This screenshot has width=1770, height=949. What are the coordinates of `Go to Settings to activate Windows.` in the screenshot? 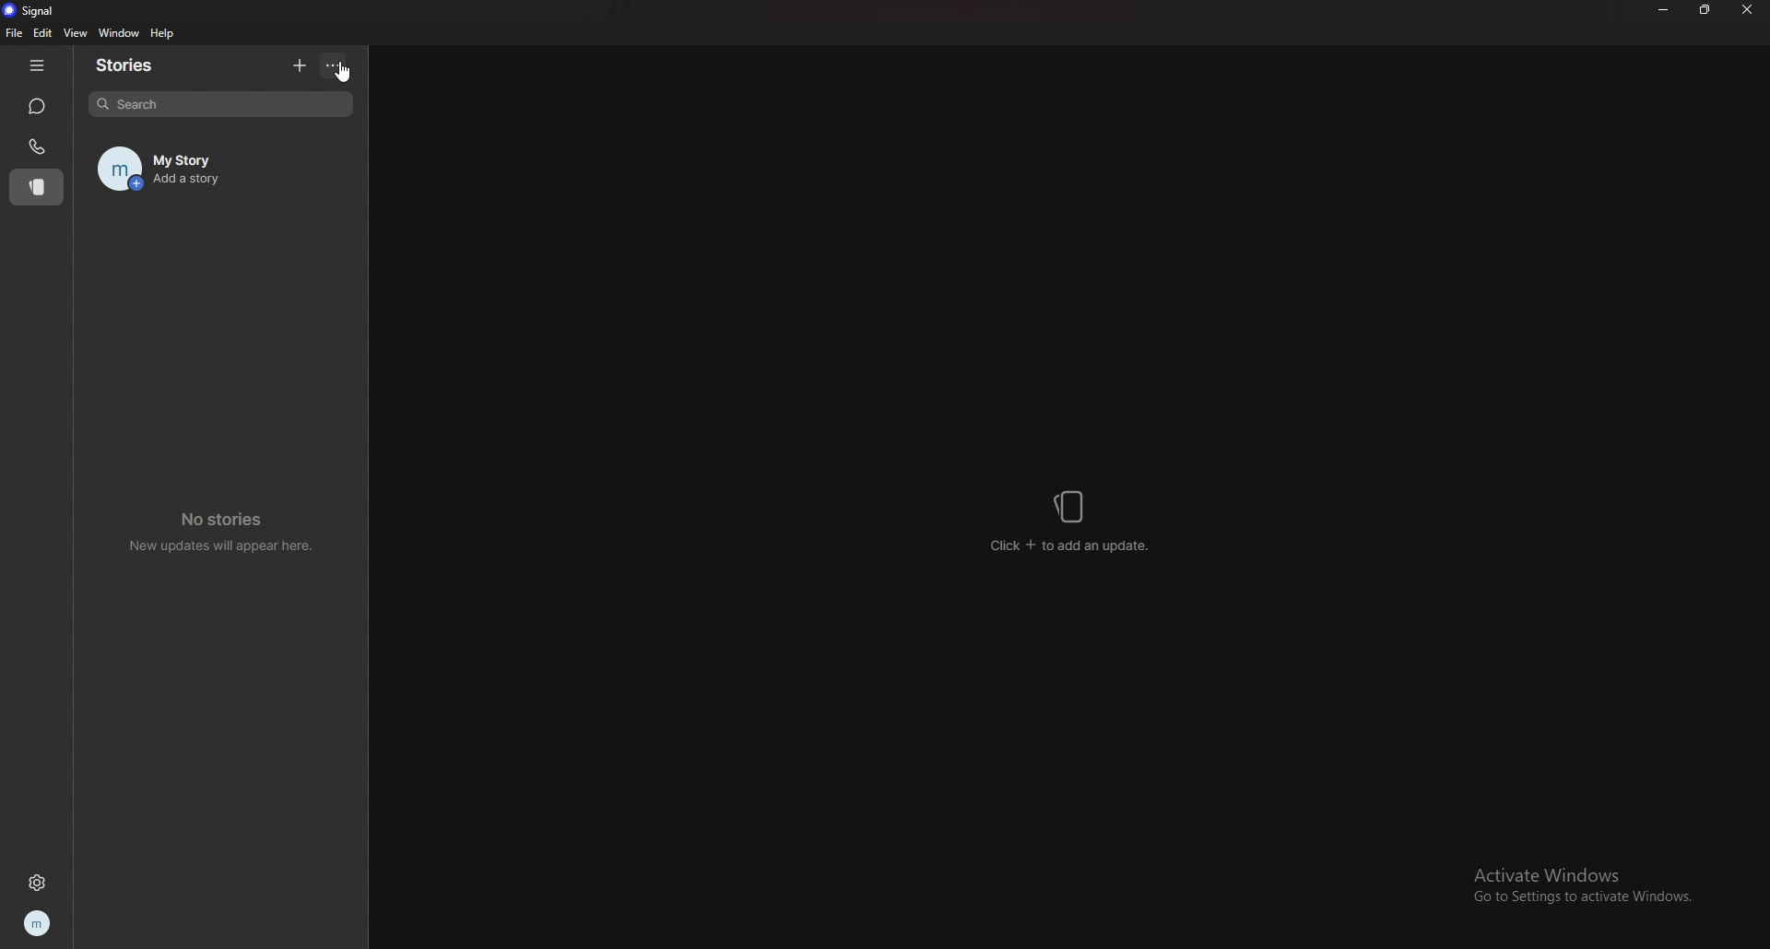 It's located at (1590, 899).